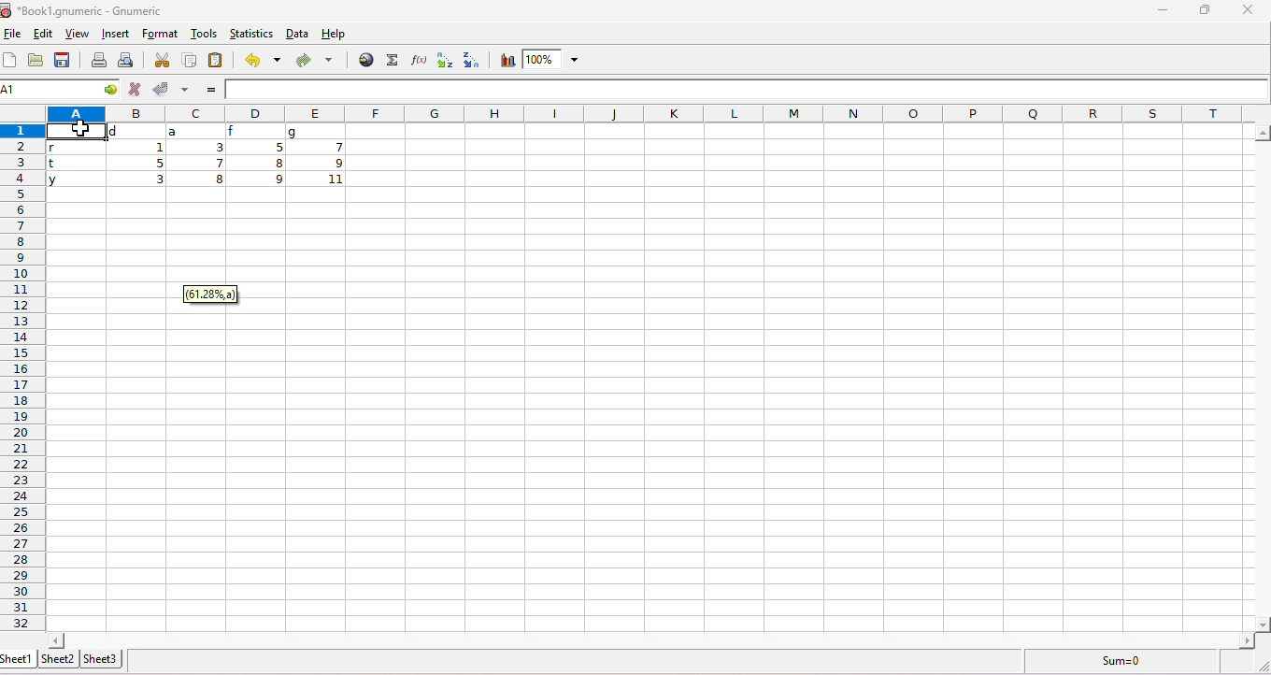  Describe the element at coordinates (57, 658) in the screenshot. I see `sheet2` at that location.